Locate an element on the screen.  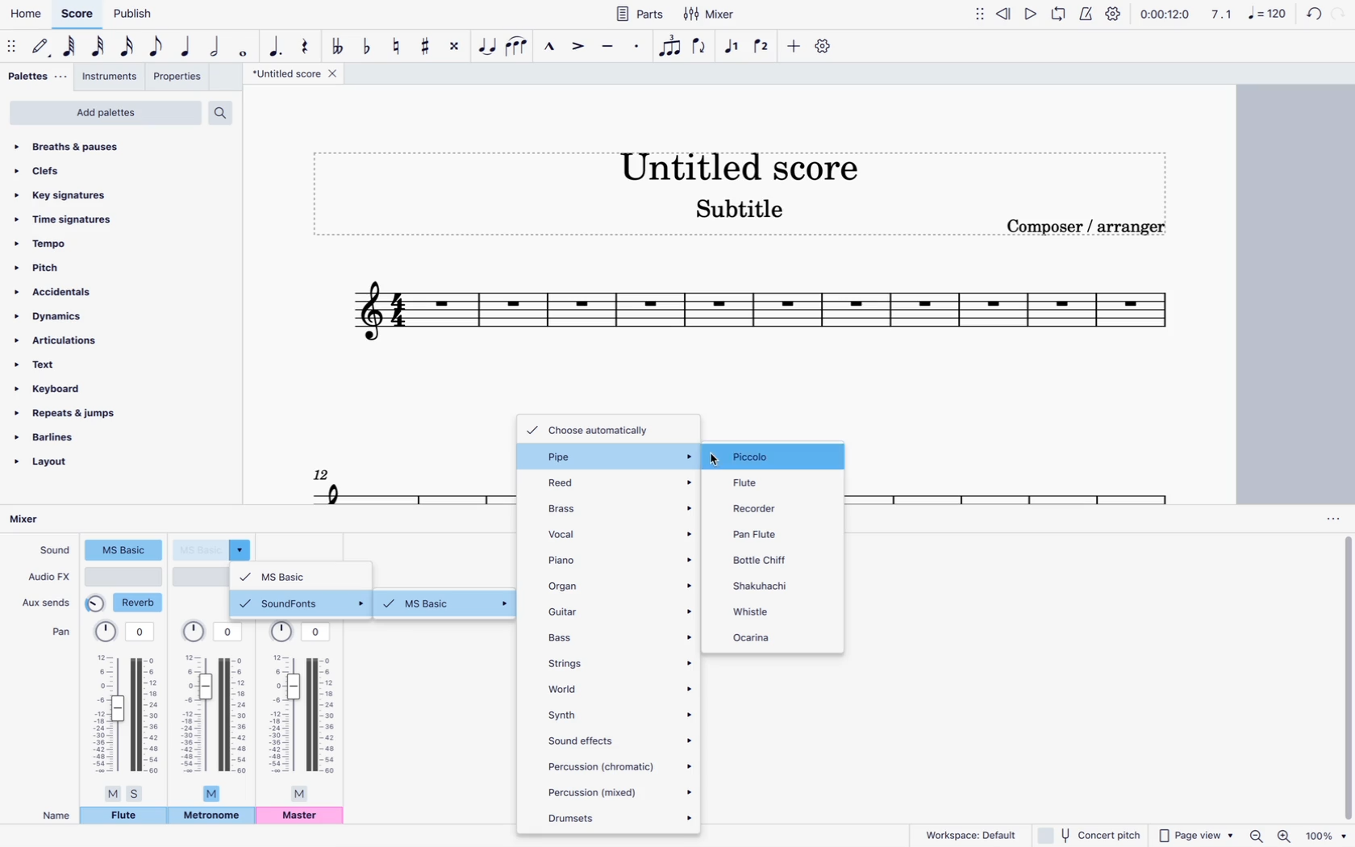
master is located at coordinates (303, 818).